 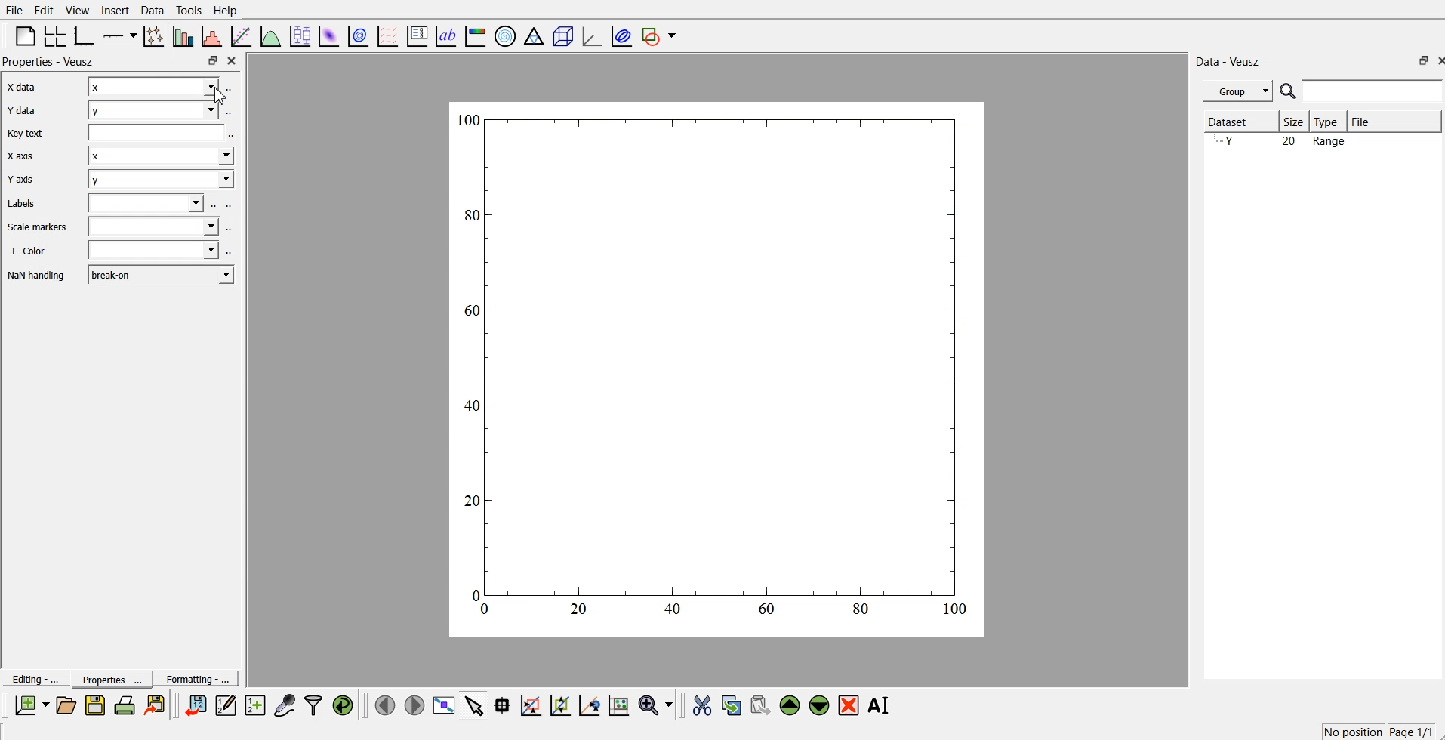 I want to click on polar graph, so click(x=507, y=35).